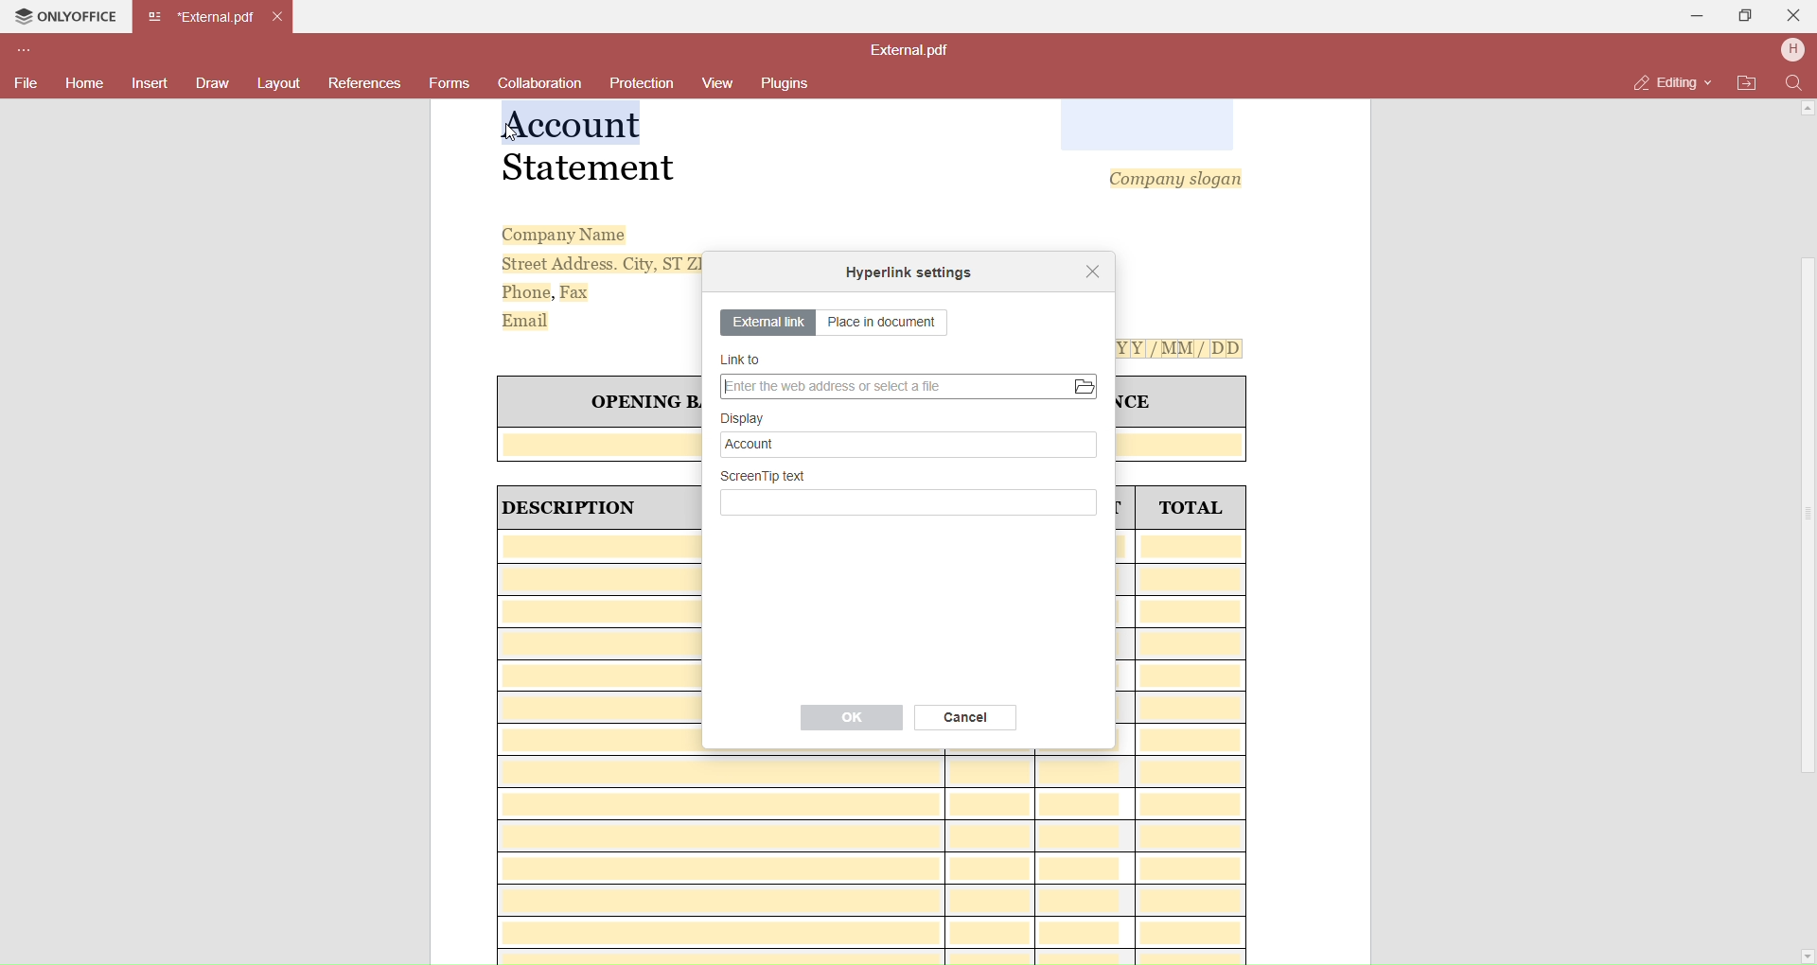 The width and height of the screenshot is (1817, 965). I want to click on Company Name, so click(565, 235).